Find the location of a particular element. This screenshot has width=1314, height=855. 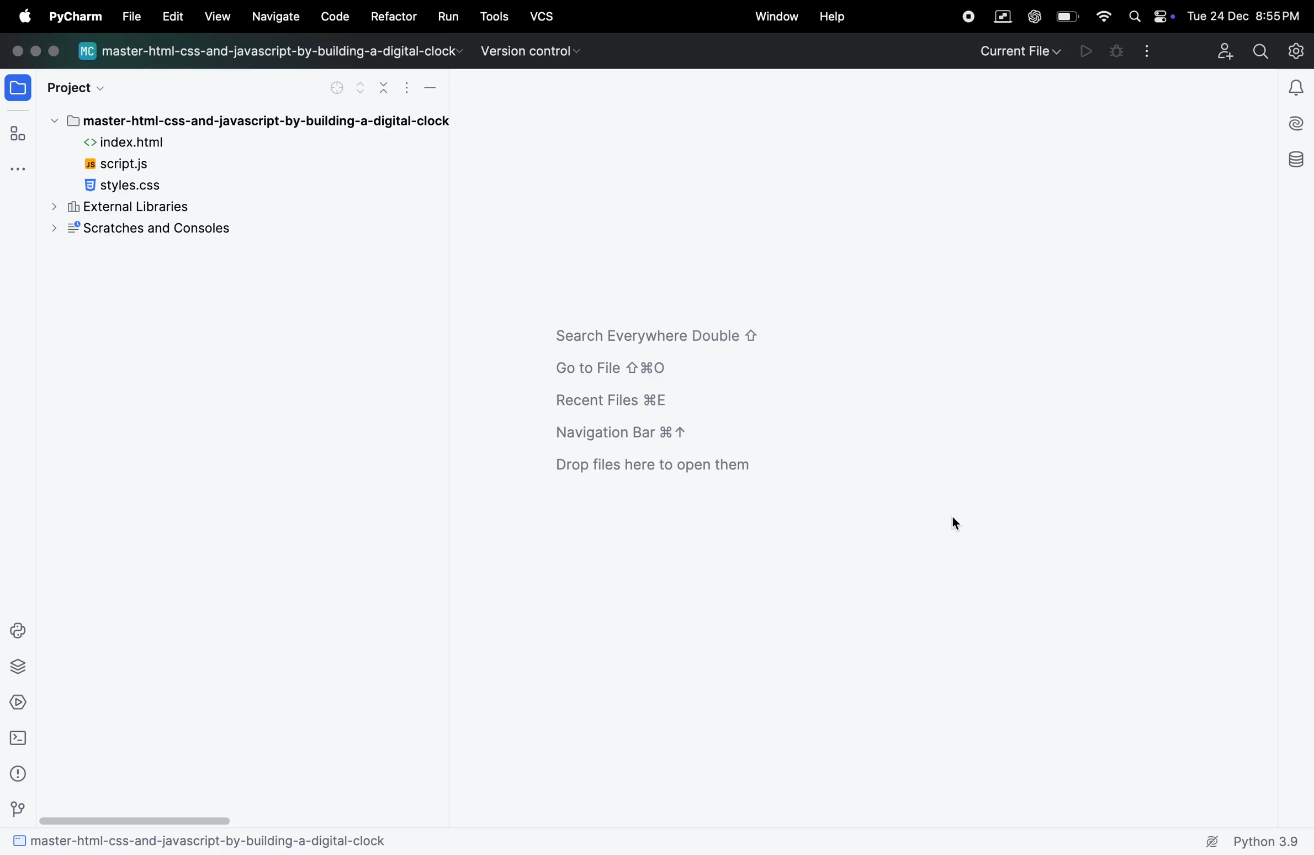

master-html-css-and-javascript-by-building-a-digital-clock is located at coordinates (251, 121).